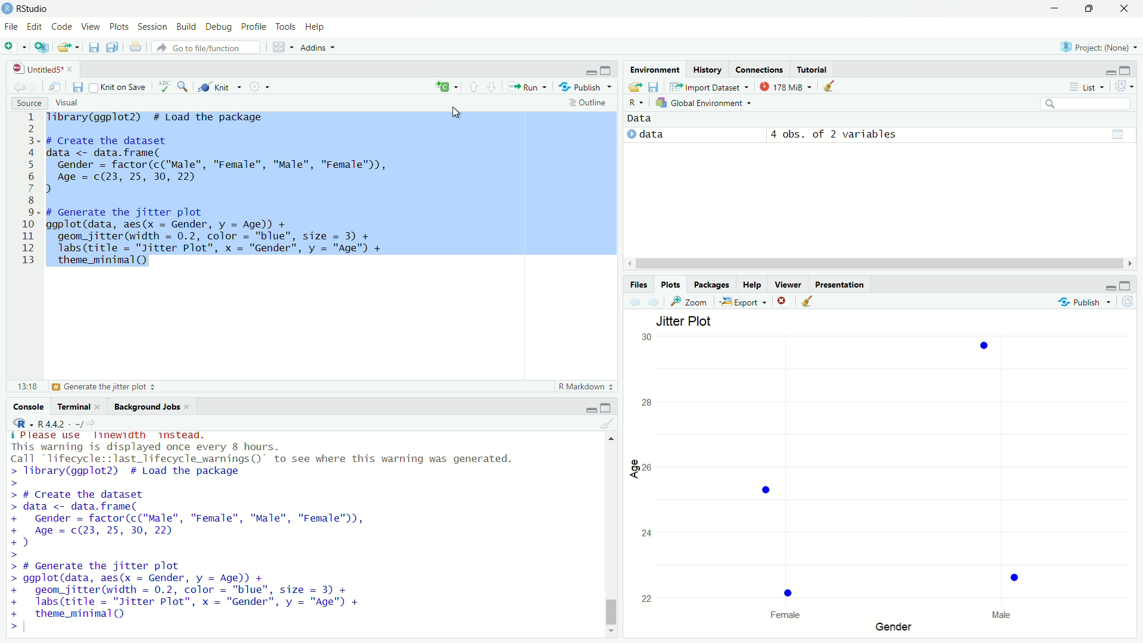 The image size is (1143, 643). What do you see at coordinates (164, 87) in the screenshot?
I see `spell check` at bounding box center [164, 87].